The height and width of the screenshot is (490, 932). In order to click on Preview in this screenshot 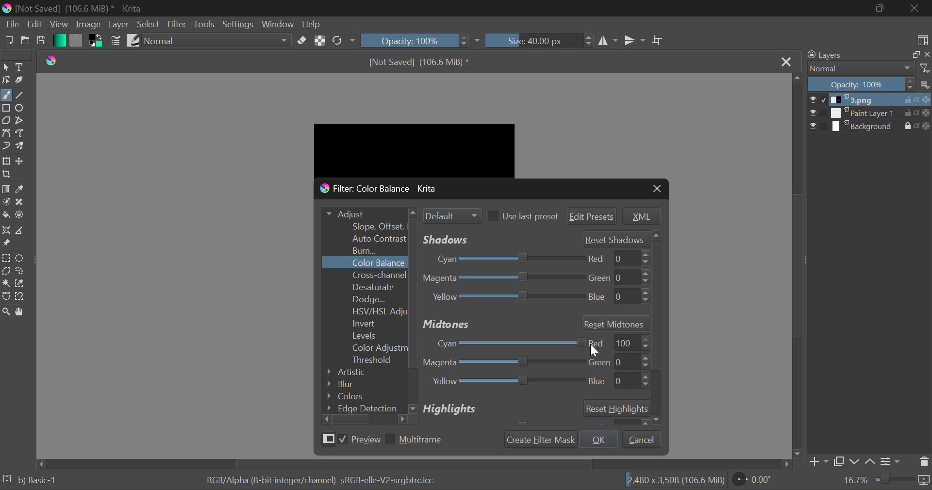, I will do `click(349, 439)`.